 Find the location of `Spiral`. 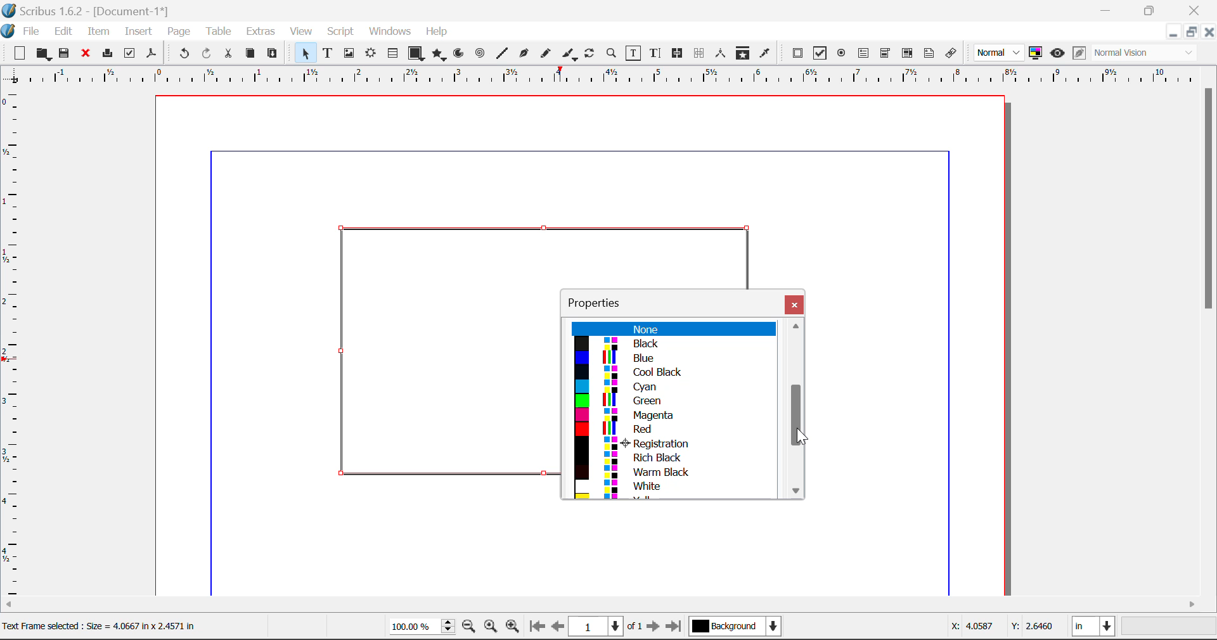

Spiral is located at coordinates (480, 53).